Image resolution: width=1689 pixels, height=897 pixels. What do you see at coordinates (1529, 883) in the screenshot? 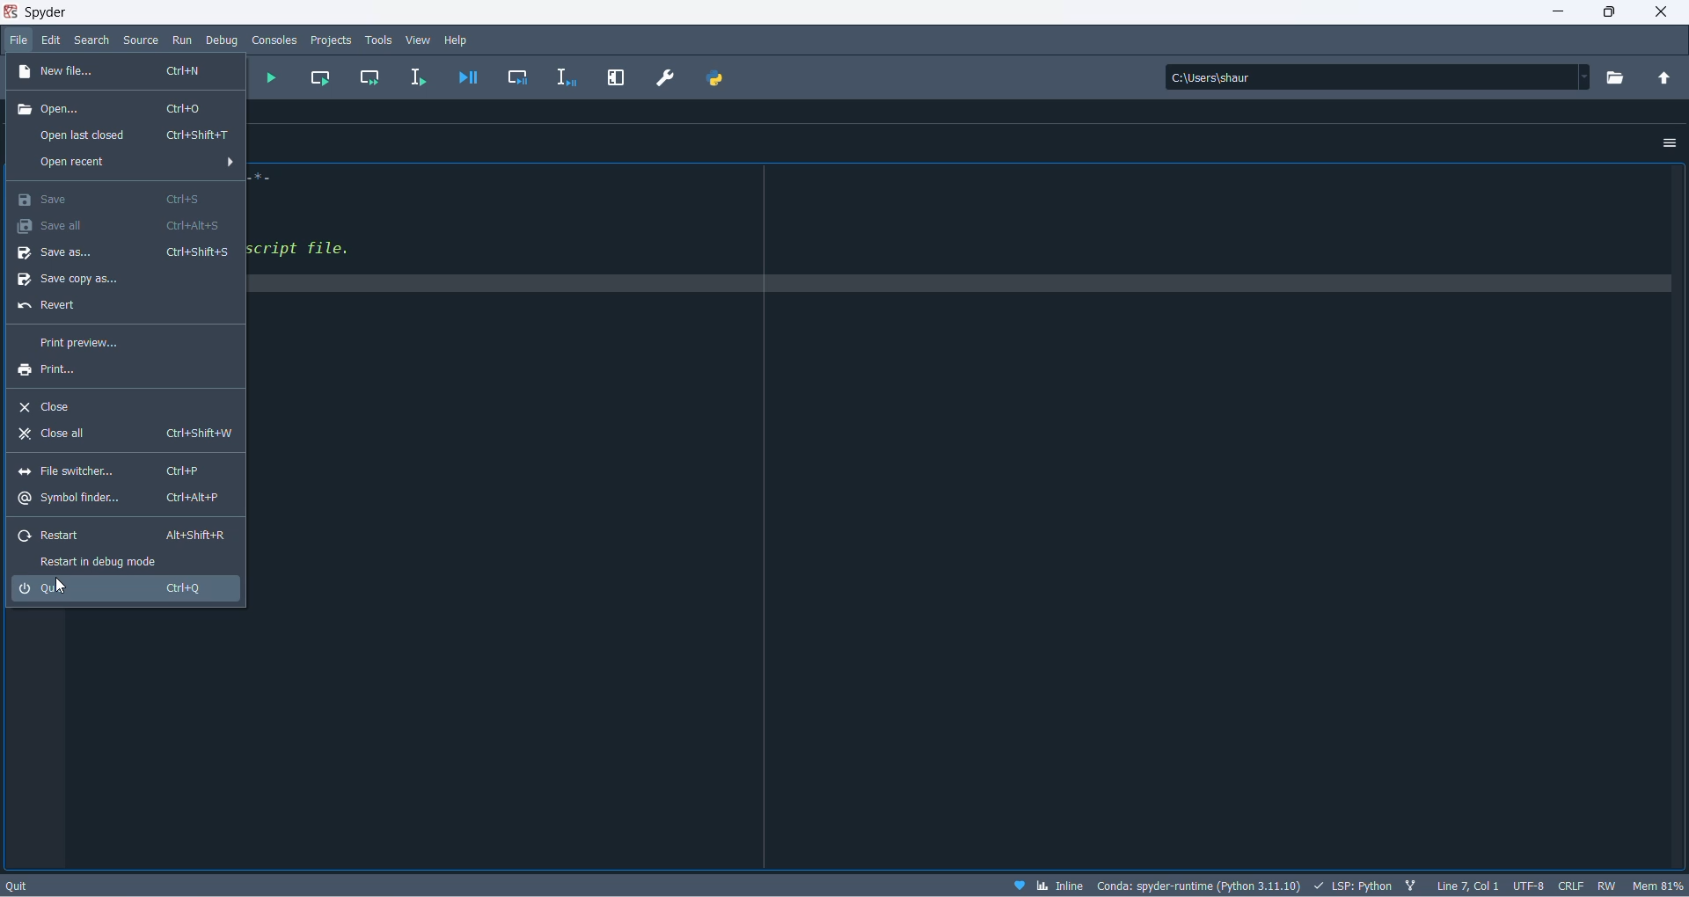
I see `encoding` at bounding box center [1529, 883].